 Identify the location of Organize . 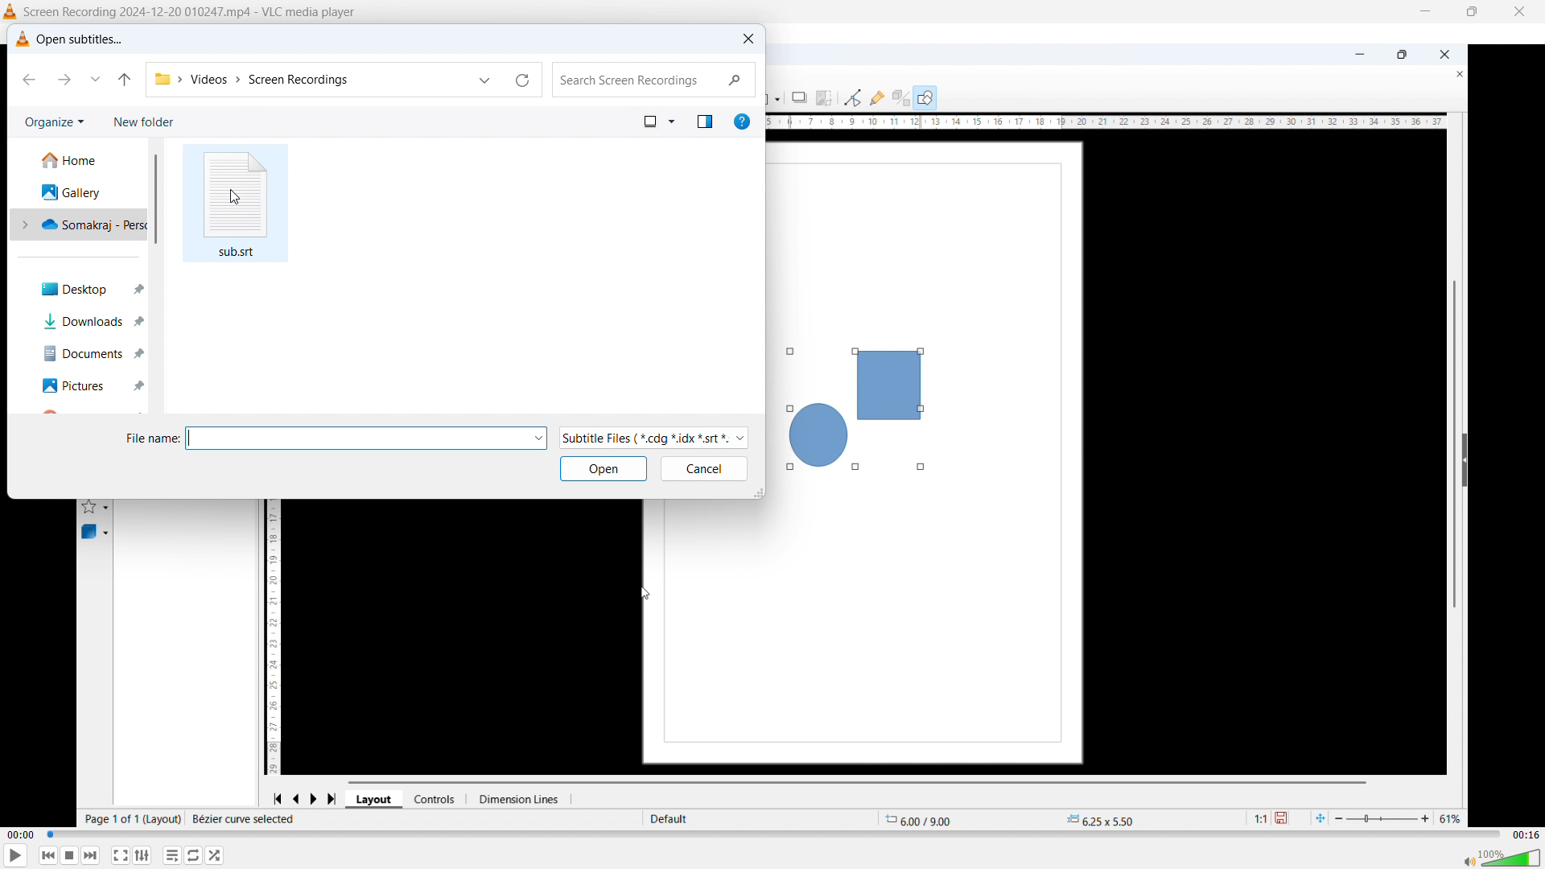
(54, 121).